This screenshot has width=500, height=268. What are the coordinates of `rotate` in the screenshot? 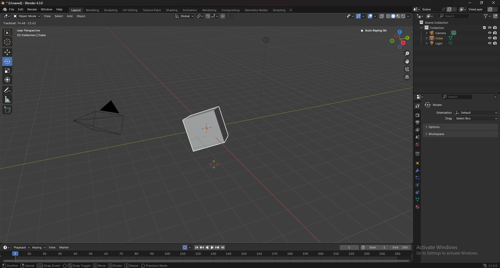 It's located at (115, 265).